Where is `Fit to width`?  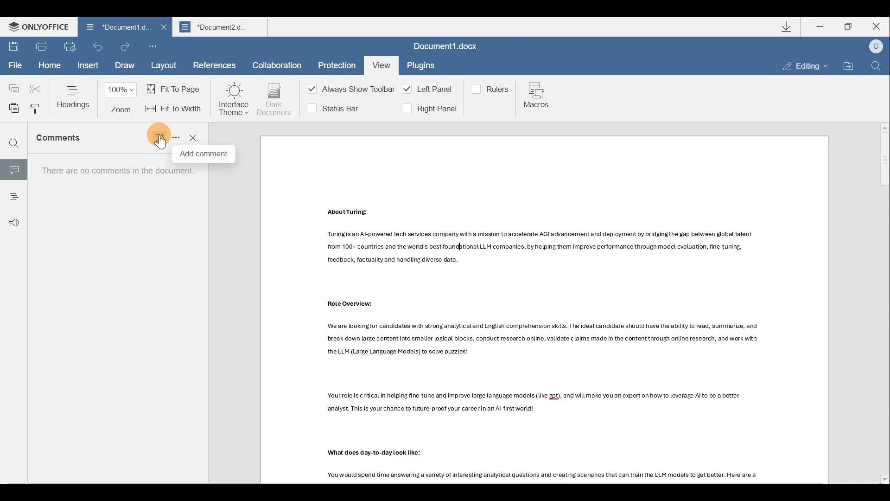 Fit to width is located at coordinates (175, 109).